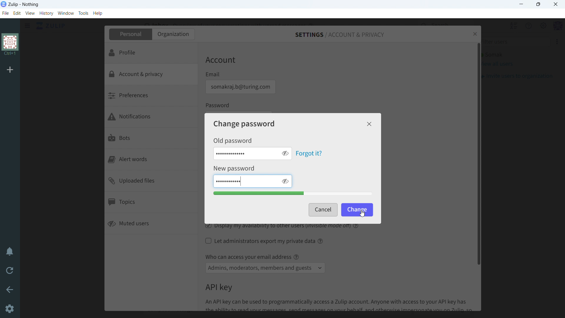 Image resolution: width=565 pixels, height=318 pixels. I want to click on click to see sidebar menu, so click(28, 26).